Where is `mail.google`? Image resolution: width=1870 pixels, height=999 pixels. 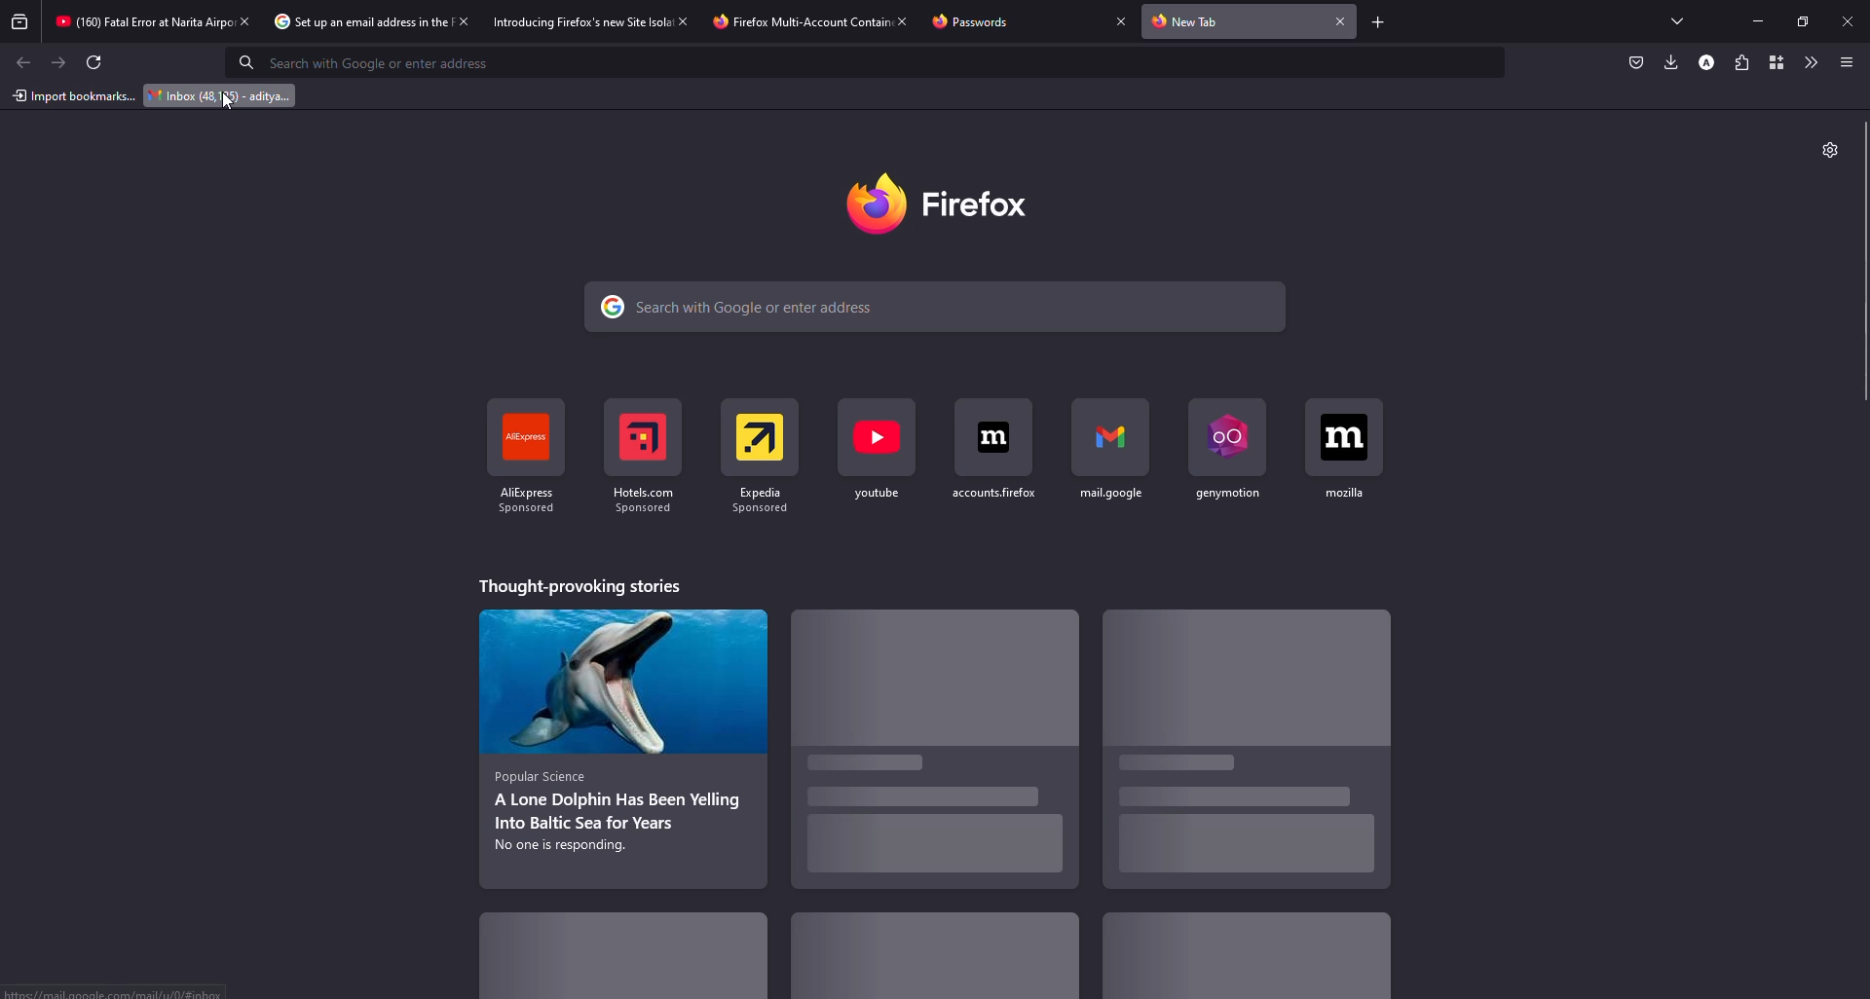 mail.google is located at coordinates (1108, 493).